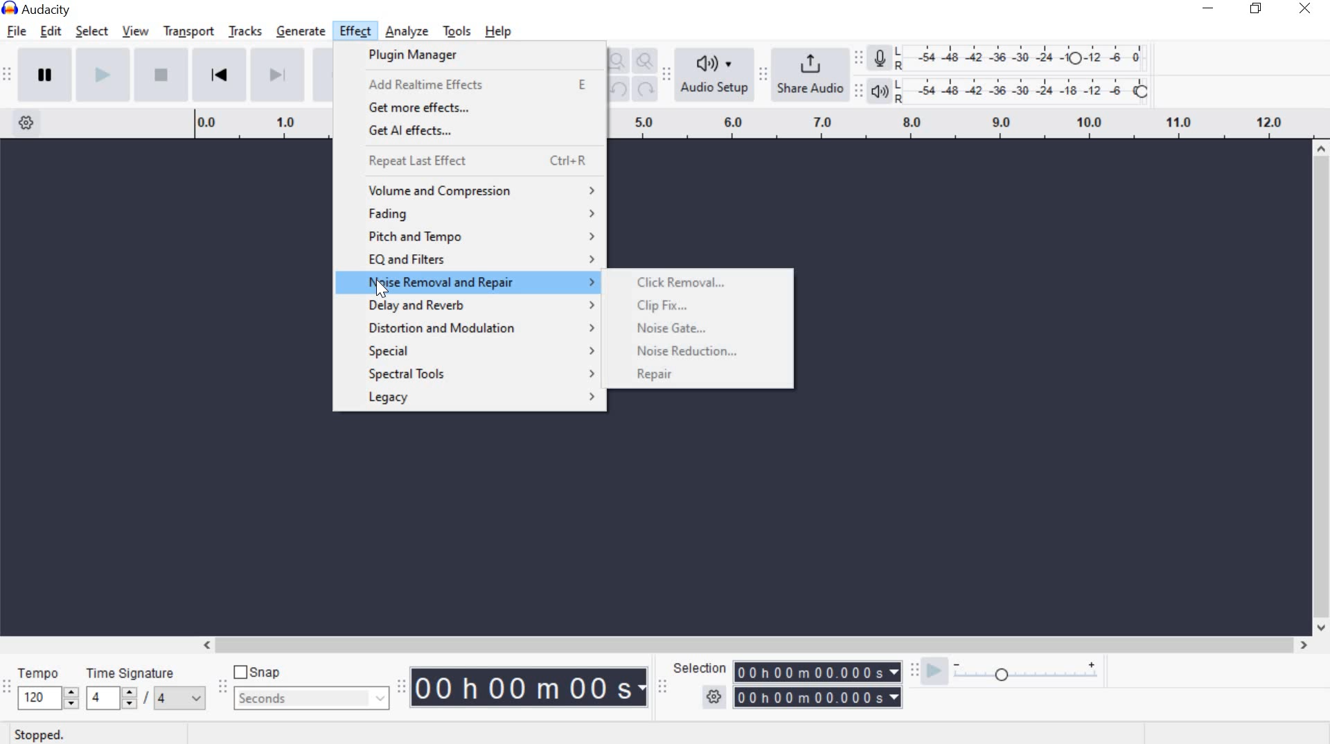 This screenshot has height=744, width=1330. What do you see at coordinates (480, 192) in the screenshot?
I see `volume and compression` at bounding box center [480, 192].